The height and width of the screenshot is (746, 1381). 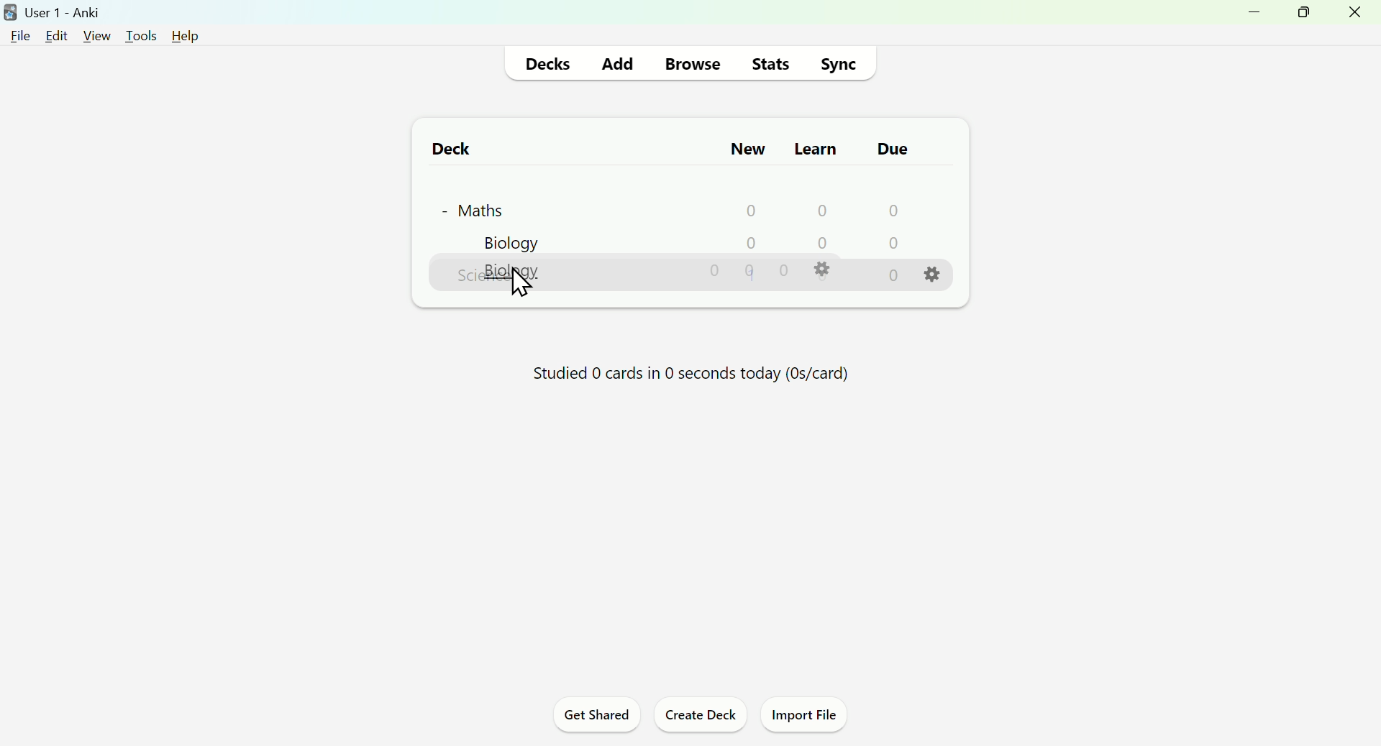 I want to click on settings, so click(x=934, y=280).